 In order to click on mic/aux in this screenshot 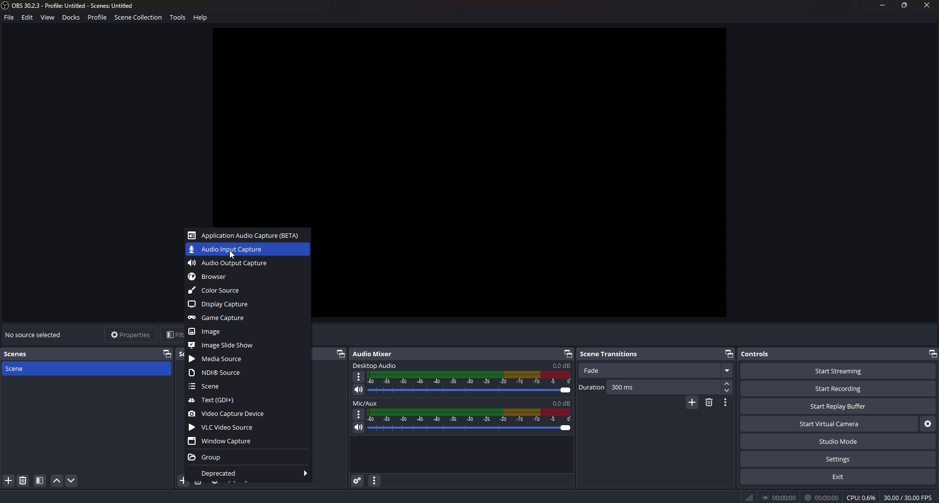, I will do `click(367, 404)`.